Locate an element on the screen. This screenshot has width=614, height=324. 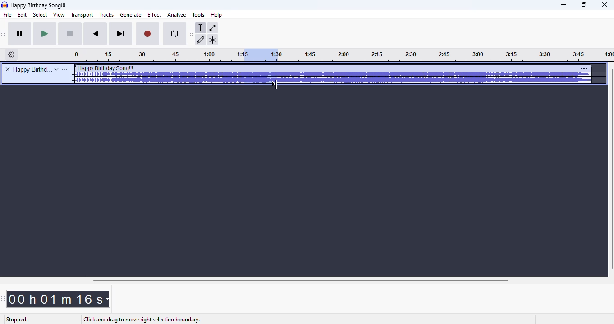
draw tool is located at coordinates (201, 40).